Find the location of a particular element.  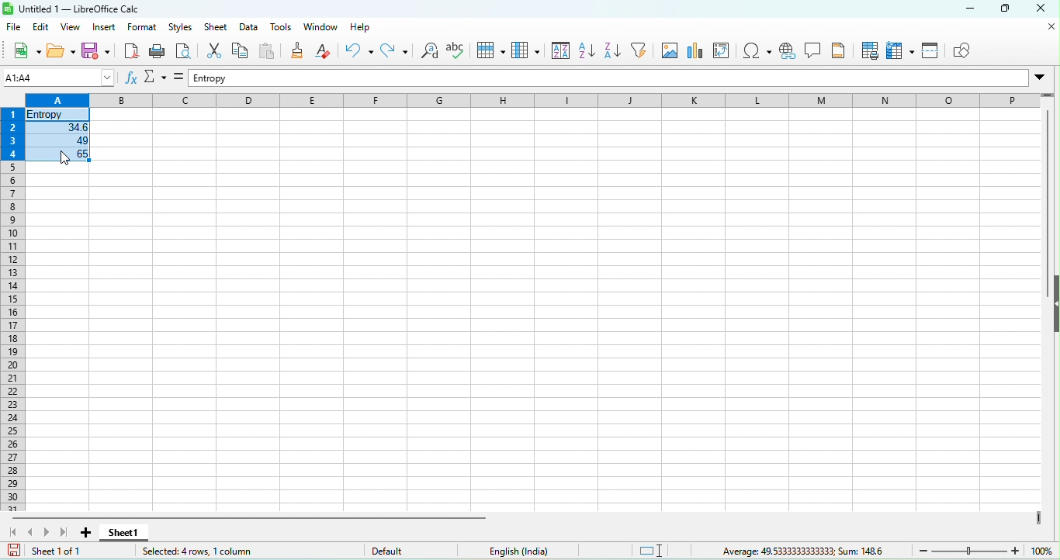

insert a comment is located at coordinates (816, 52).